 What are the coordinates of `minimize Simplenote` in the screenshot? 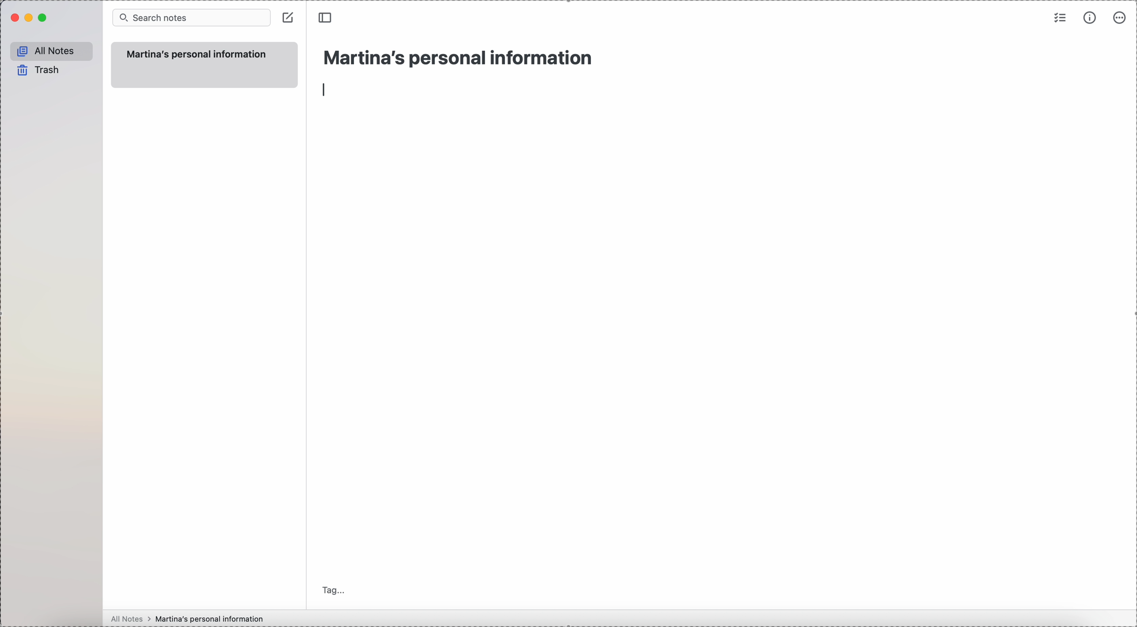 It's located at (30, 18).